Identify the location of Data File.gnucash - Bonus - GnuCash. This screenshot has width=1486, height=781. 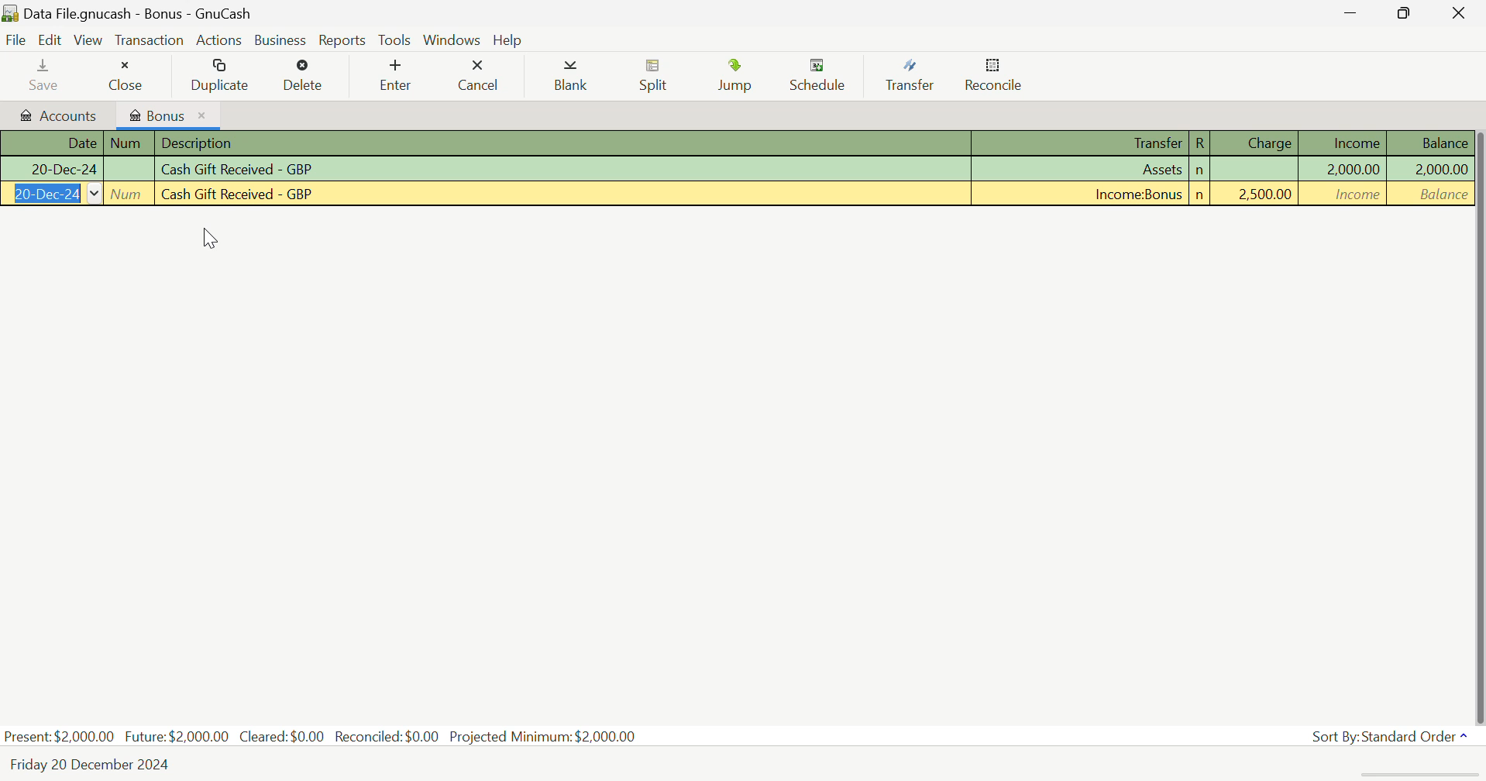
(187, 13).